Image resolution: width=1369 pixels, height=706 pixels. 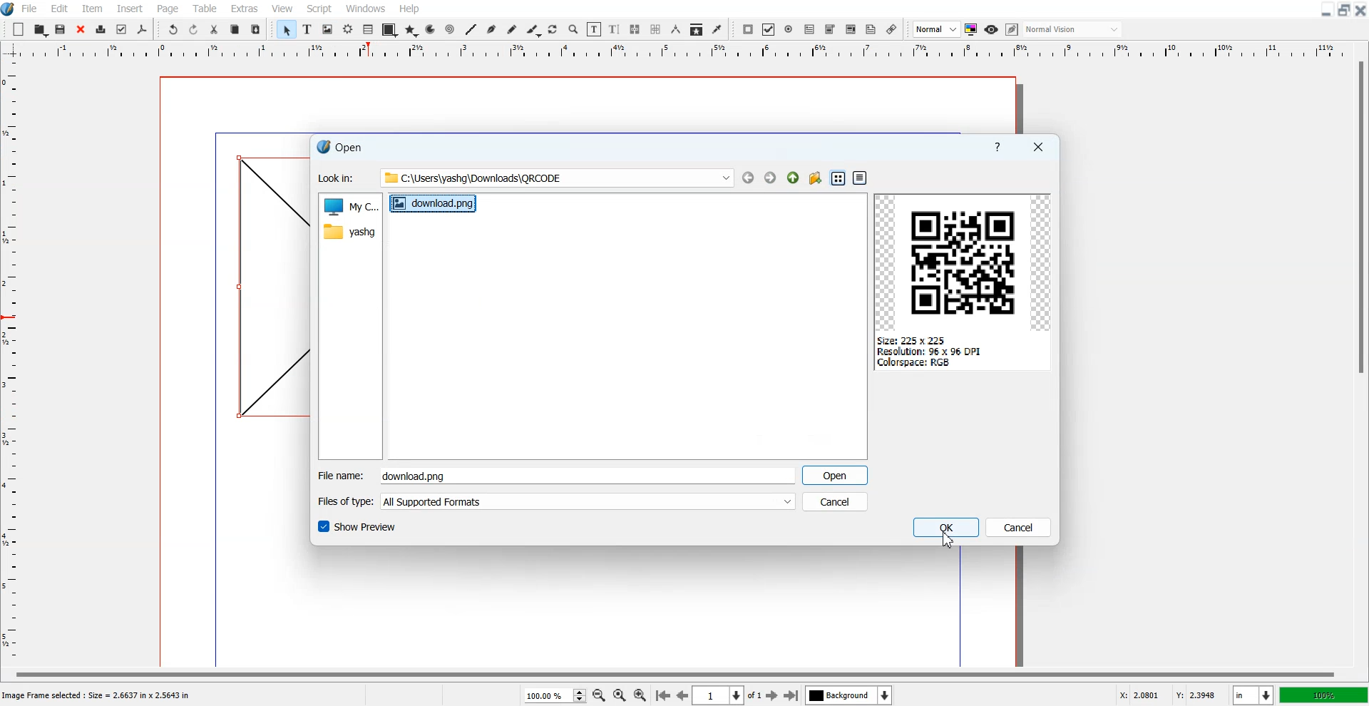 I want to click on Go to Next Page, so click(x=774, y=696).